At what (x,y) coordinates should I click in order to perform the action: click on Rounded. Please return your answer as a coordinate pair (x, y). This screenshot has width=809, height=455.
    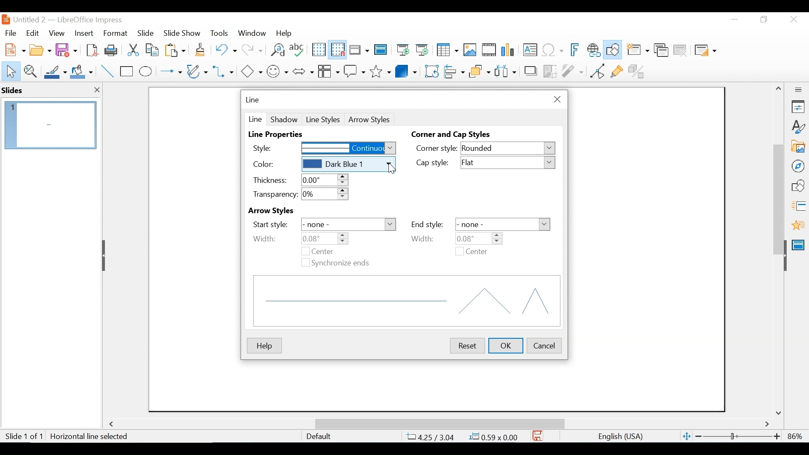
    Looking at the image, I should click on (509, 149).